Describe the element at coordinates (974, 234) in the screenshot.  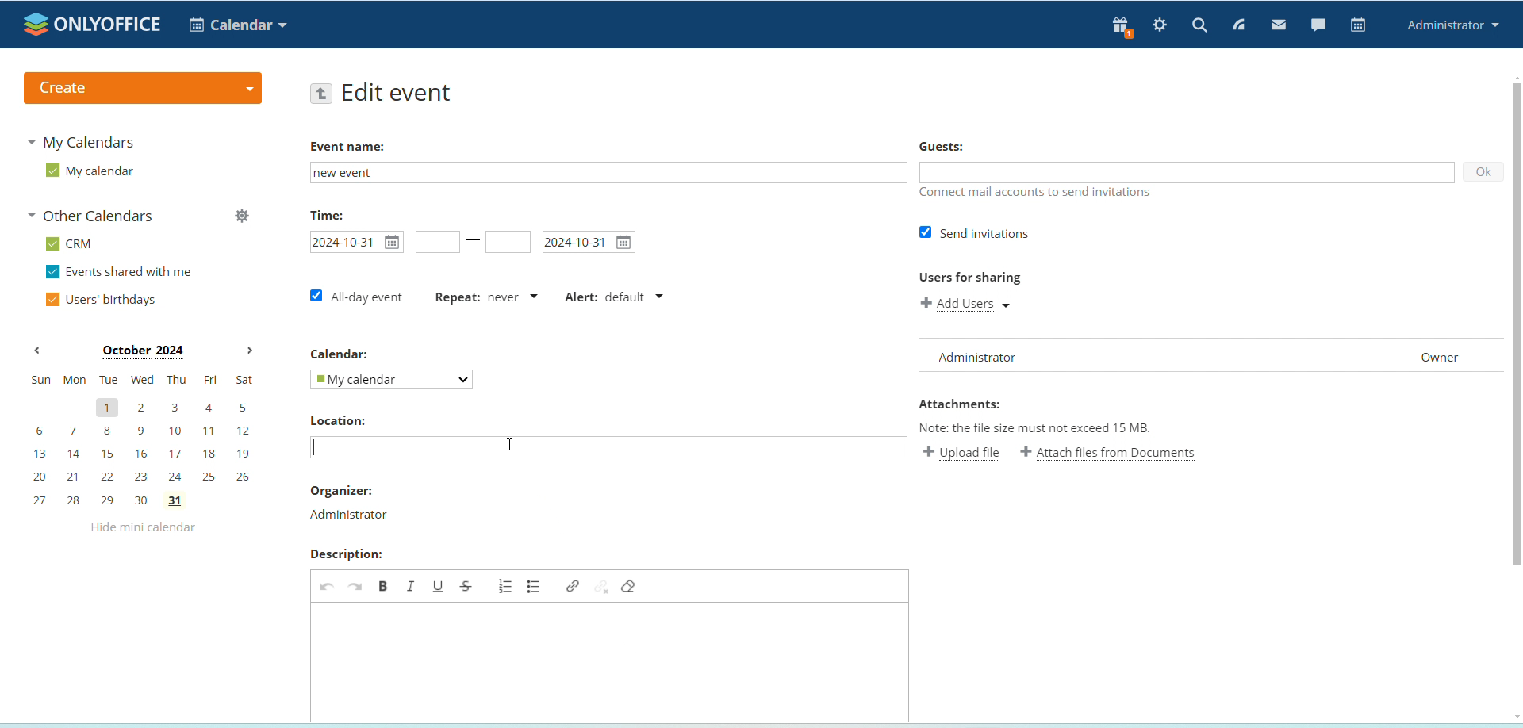
I see `send invitations` at that location.